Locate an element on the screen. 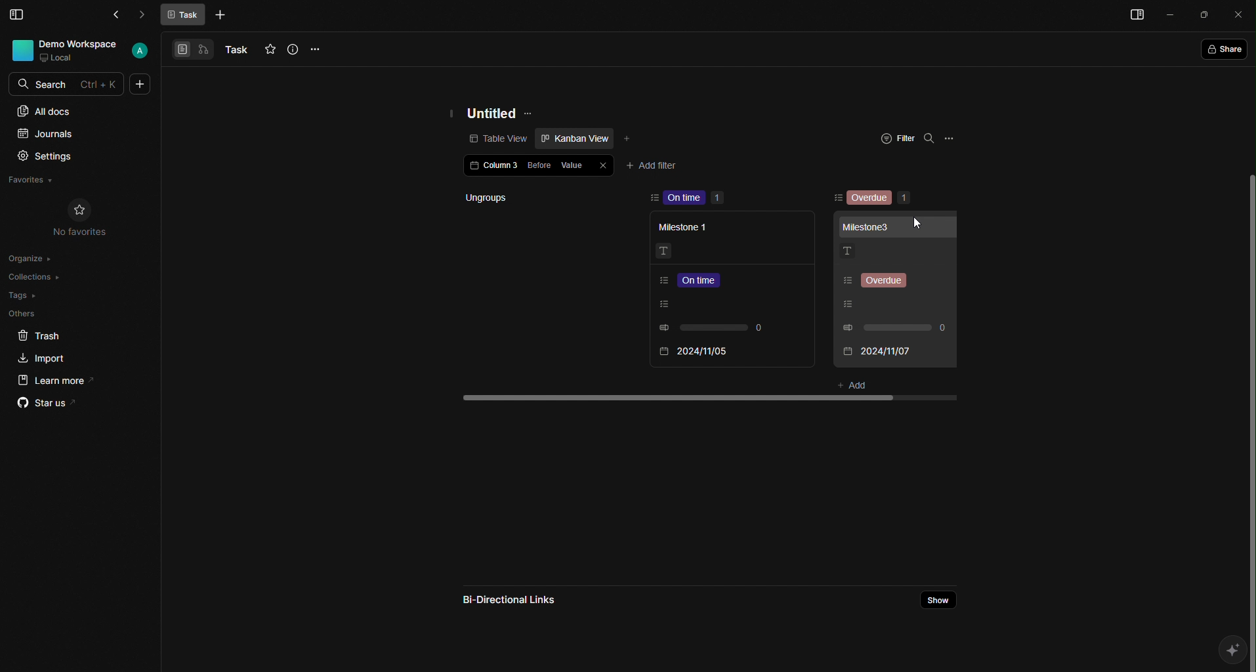  Options is located at coordinates (950, 138).